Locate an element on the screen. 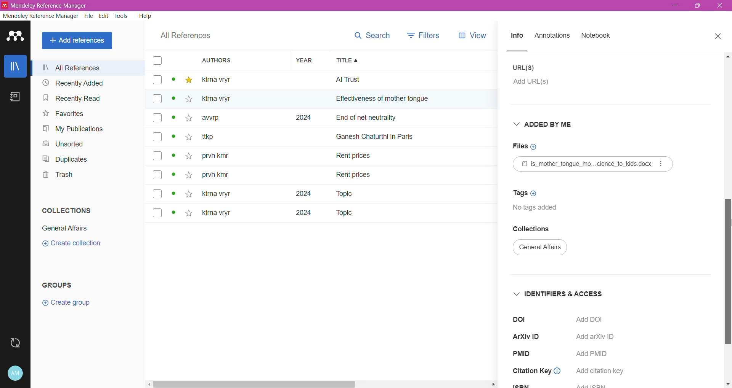 The width and height of the screenshot is (732, 388). Horizontal Scroll Bar is located at coordinates (323, 385).